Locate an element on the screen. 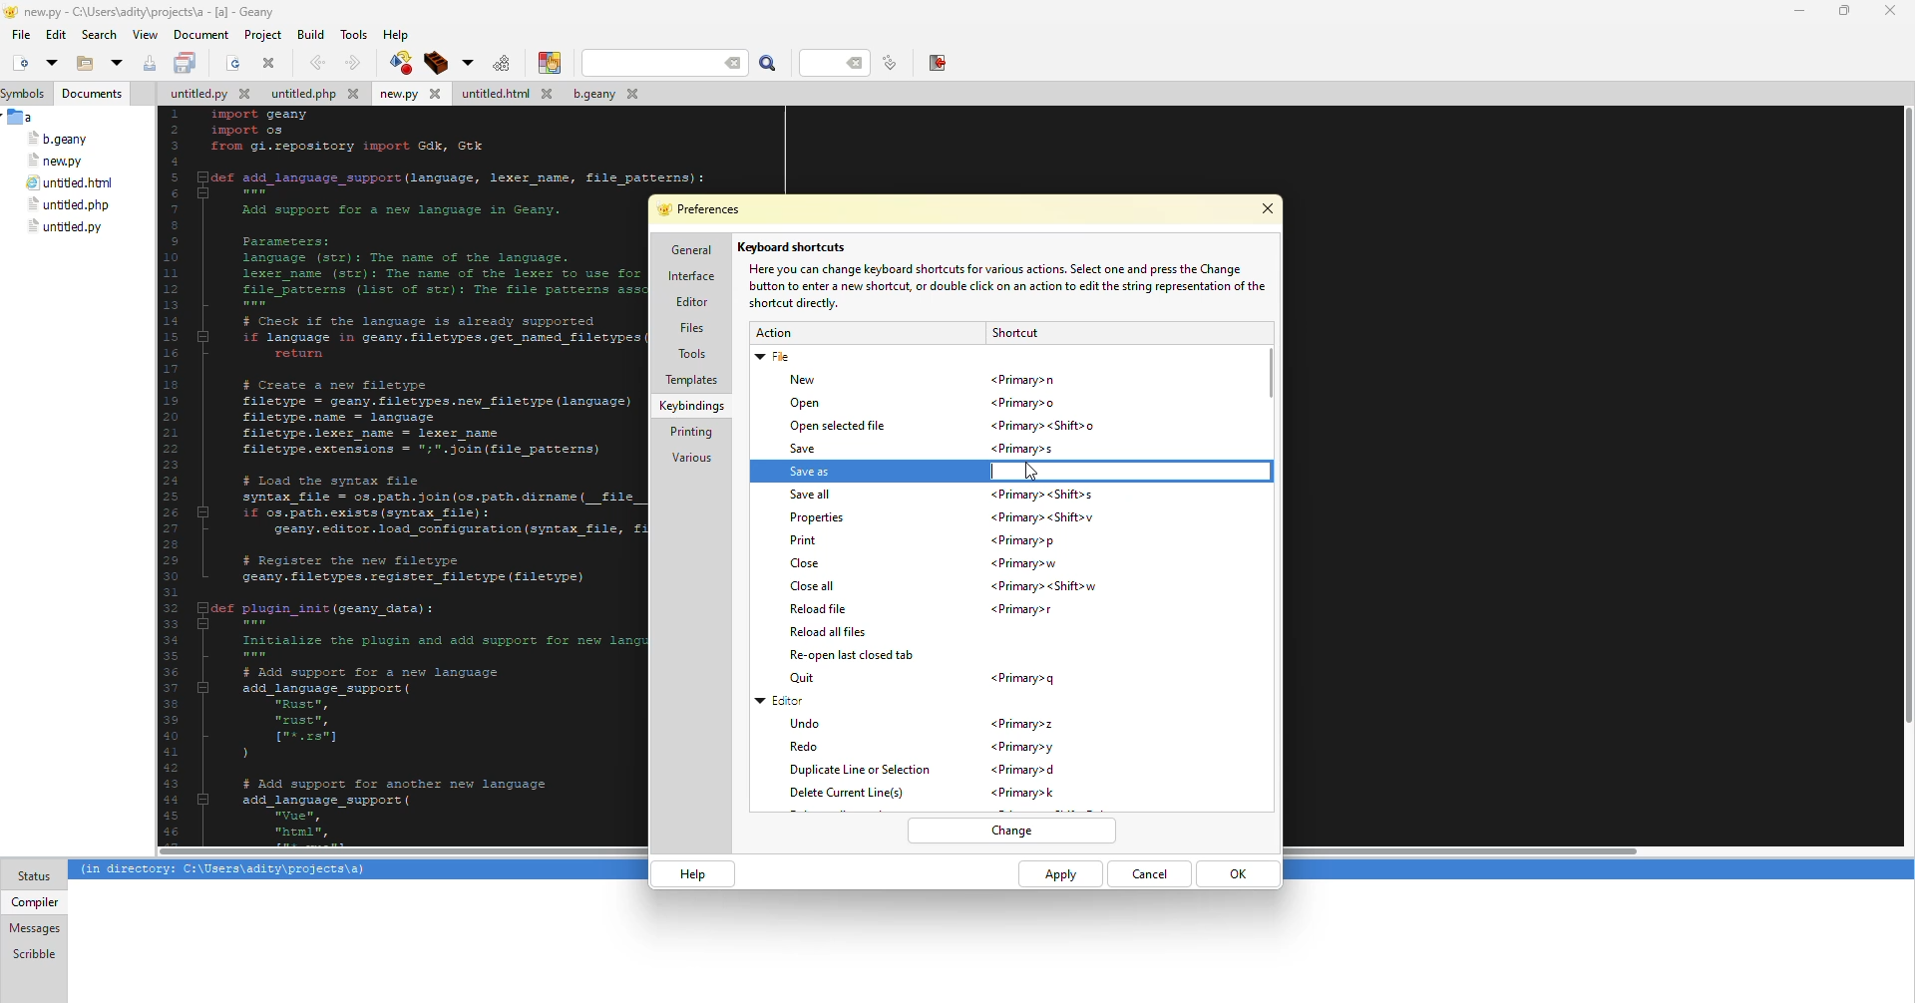 The width and height of the screenshot is (1915, 1003). file is located at coordinates (21, 35).